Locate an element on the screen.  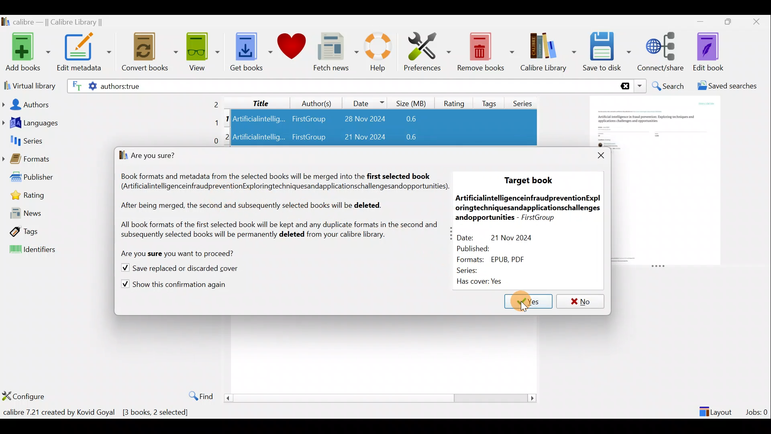
ArtificialintelligenceinfraudpreventionExploringtechniquesandapplicationschallenges\anddopportunities - FirstGroup is located at coordinates (529, 207).